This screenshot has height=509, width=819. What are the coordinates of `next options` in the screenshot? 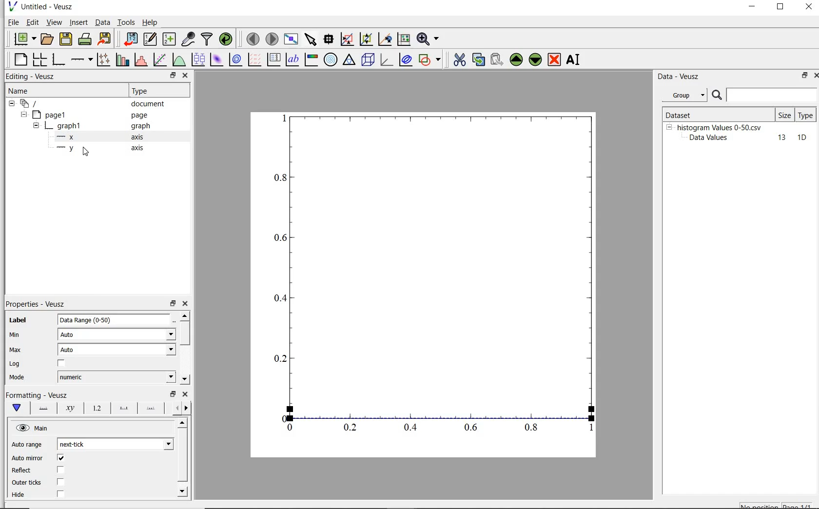 It's located at (187, 408).